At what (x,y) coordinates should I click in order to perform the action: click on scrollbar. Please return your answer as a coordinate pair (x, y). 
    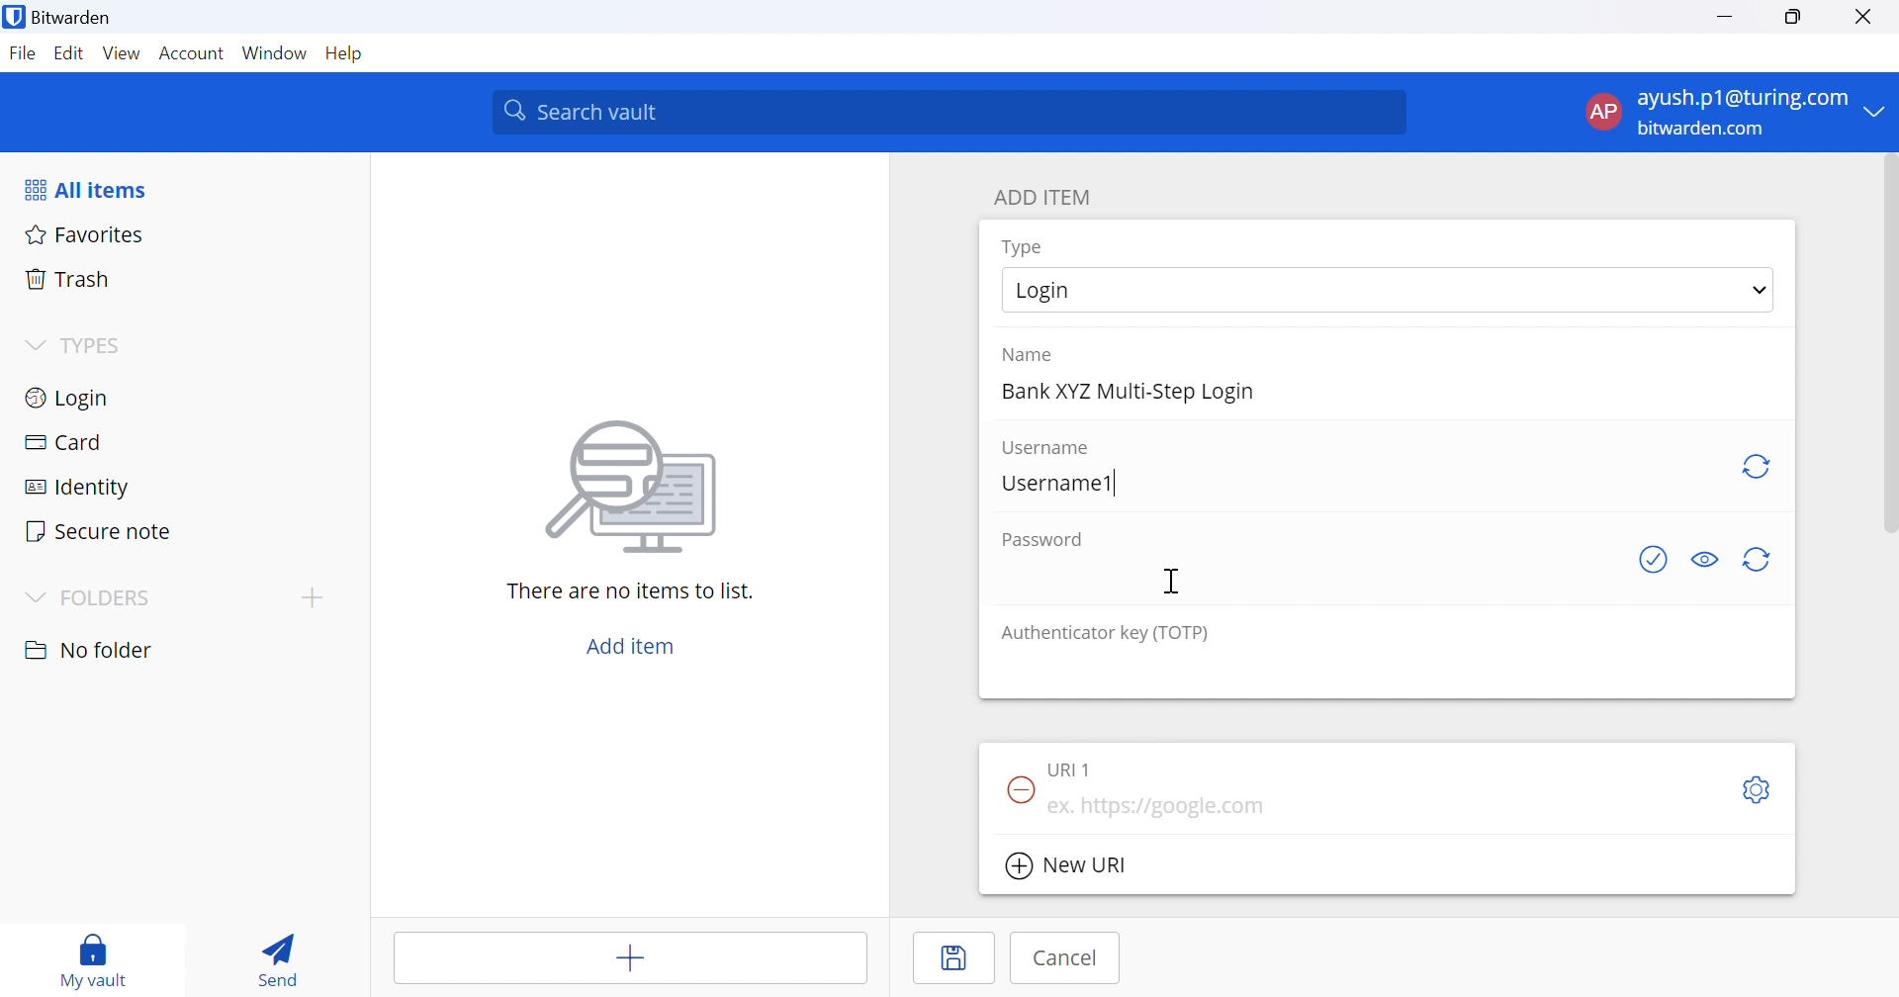
    Looking at the image, I should click on (1887, 347).